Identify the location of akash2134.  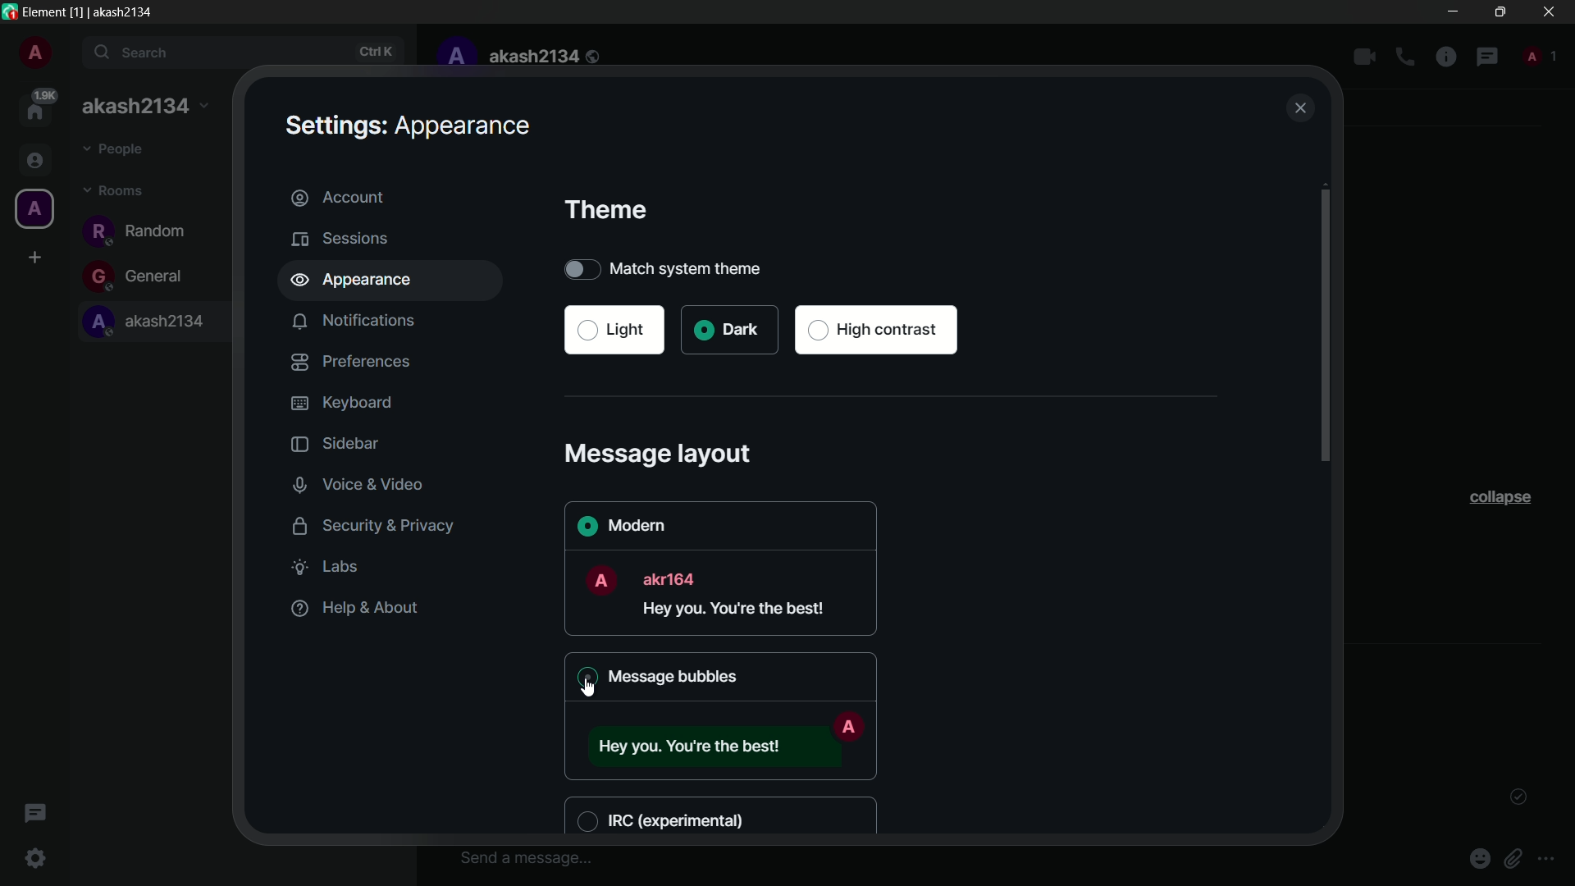
(546, 57).